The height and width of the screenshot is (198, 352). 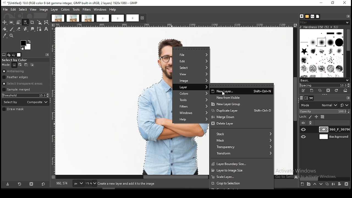 What do you see at coordinates (191, 55) in the screenshot?
I see `file` at bounding box center [191, 55].